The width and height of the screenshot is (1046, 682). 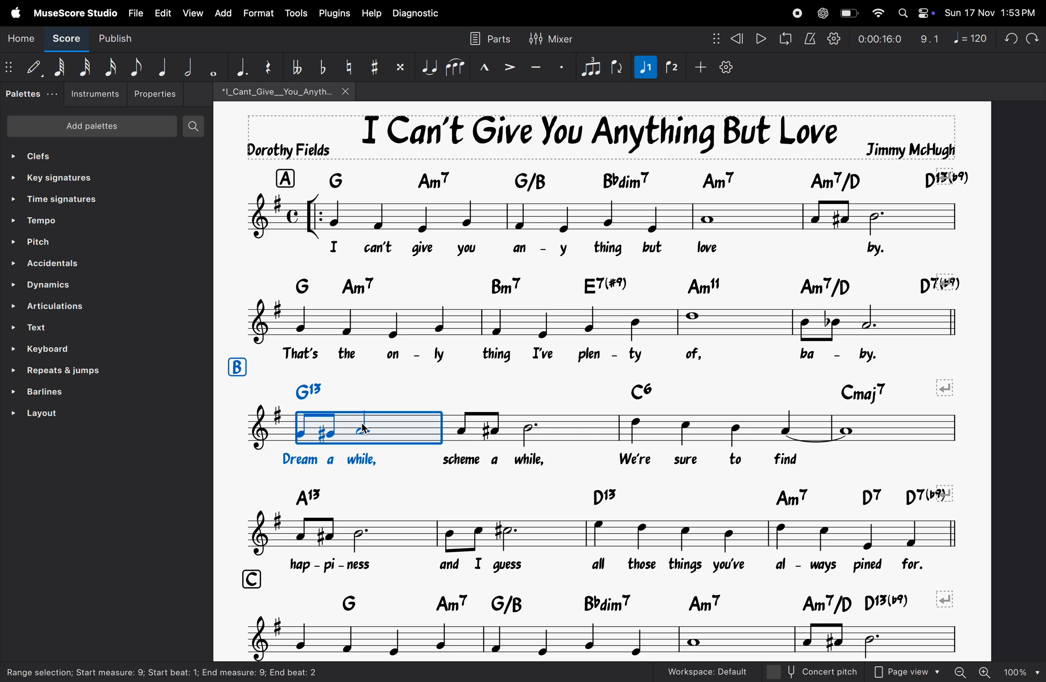 What do you see at coordinates (269, 67) in the screenshot?
I see `reser ` at bounding box center [269, 67].